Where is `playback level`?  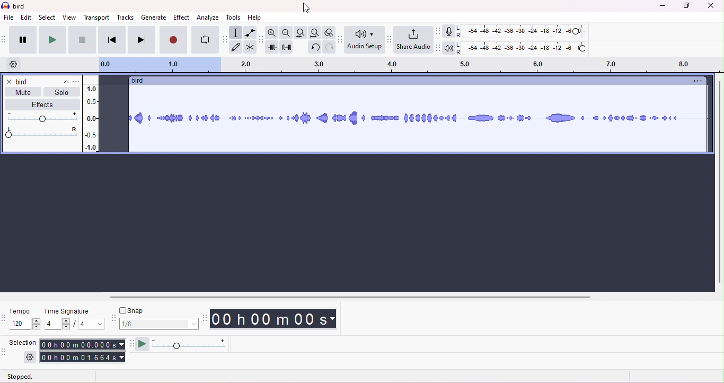
playback level is located at coordinates (521, 49).